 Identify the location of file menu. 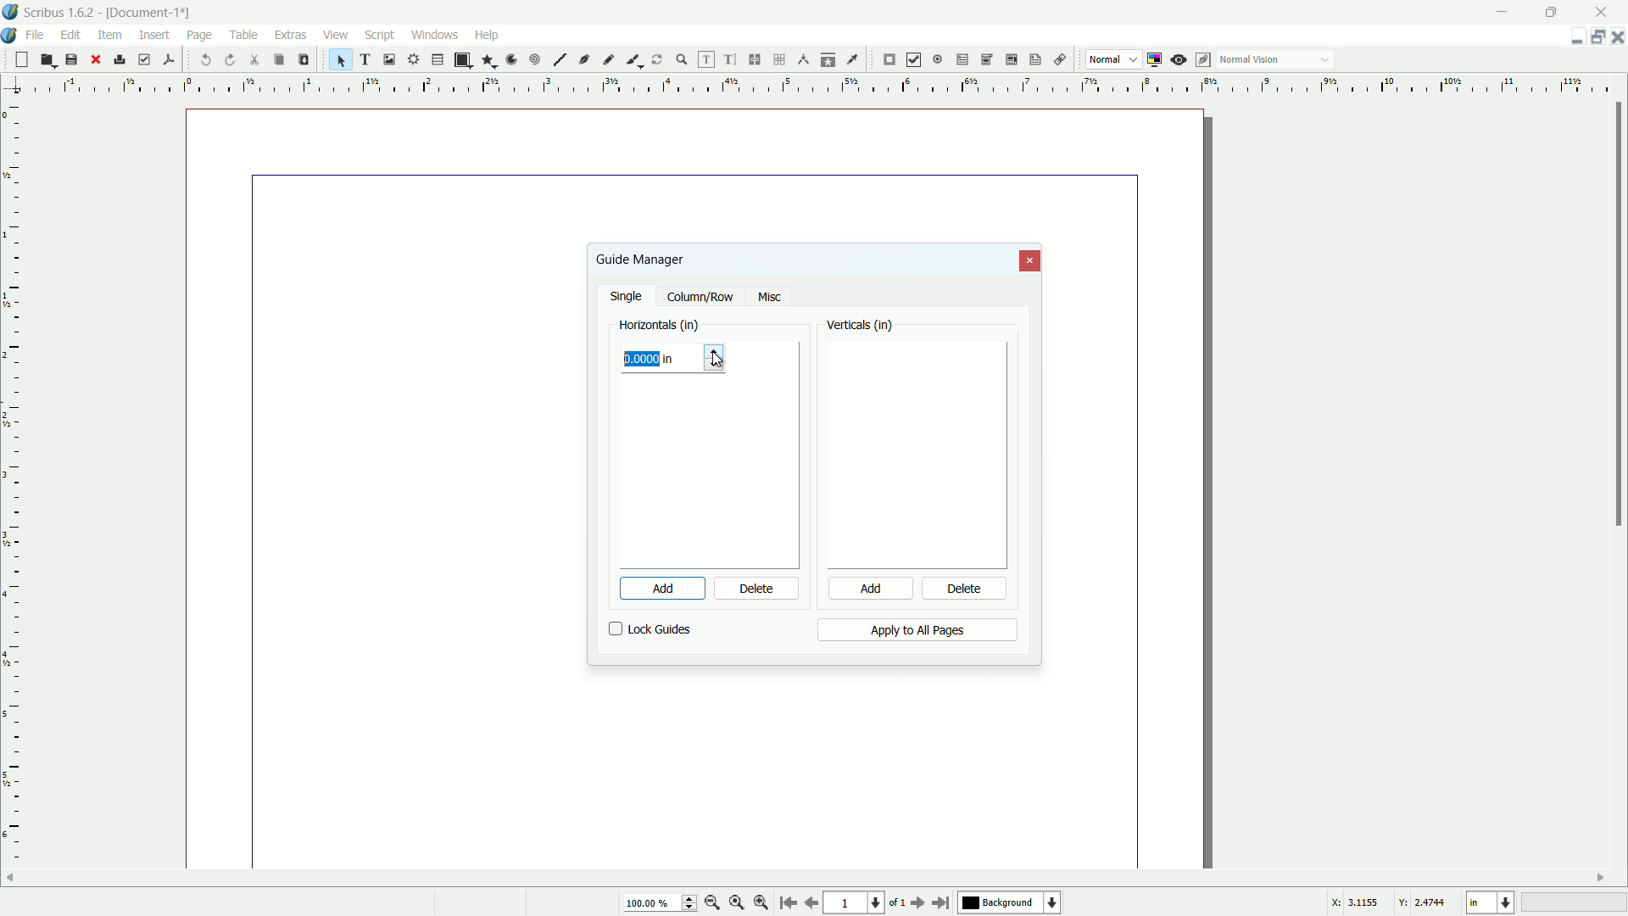
(38, 34).